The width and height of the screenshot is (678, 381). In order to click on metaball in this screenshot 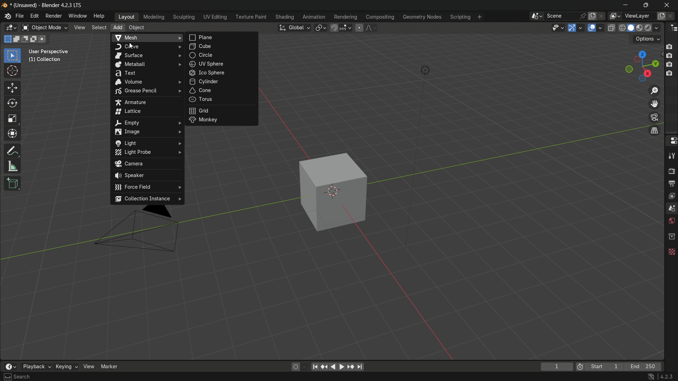, I will do `click(147, 64)`.